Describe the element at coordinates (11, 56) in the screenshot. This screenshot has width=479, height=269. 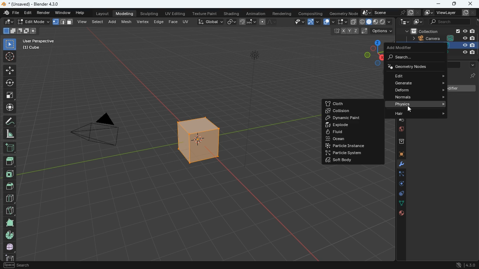
I see `aim` at that location.